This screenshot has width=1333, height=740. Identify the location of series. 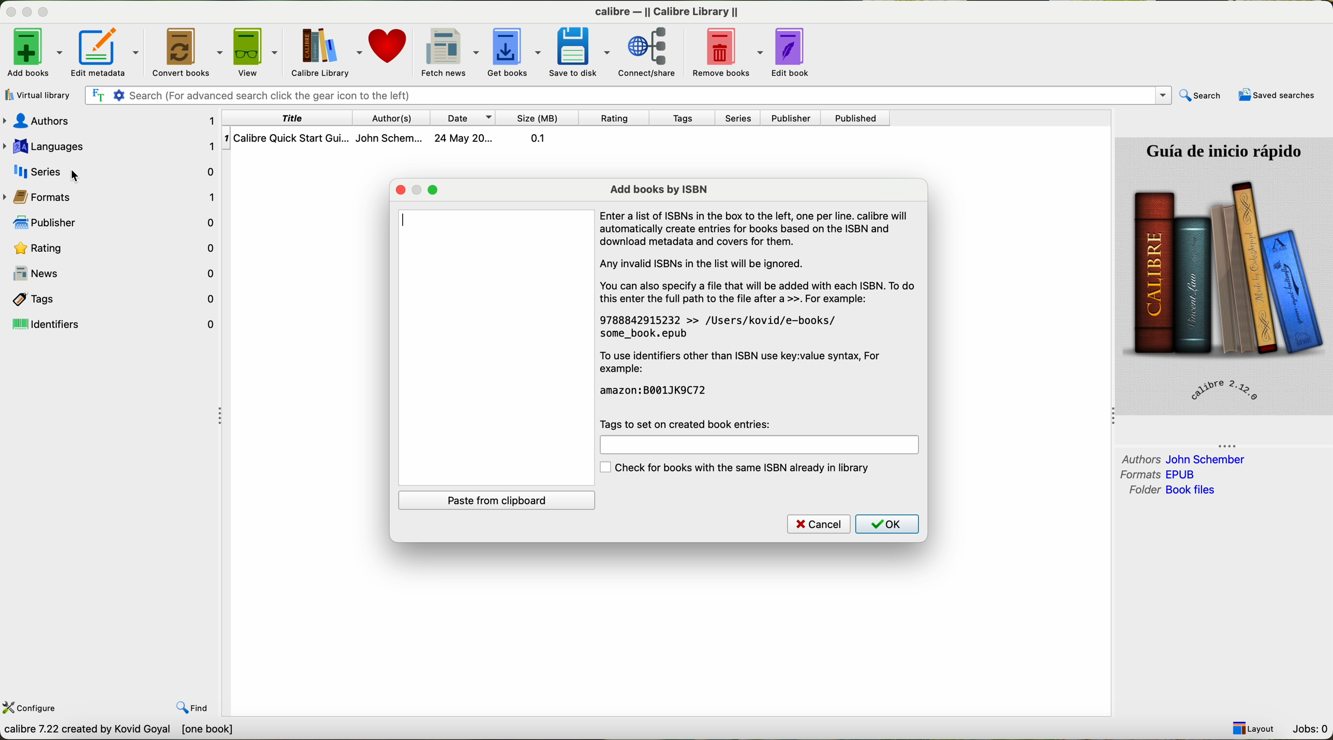
(112, 171).